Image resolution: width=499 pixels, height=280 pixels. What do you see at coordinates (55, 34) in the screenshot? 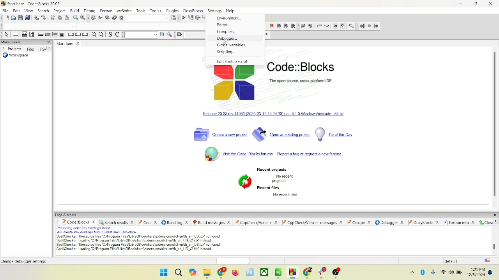
I see `counting loop` at bounding box center [55, 34].